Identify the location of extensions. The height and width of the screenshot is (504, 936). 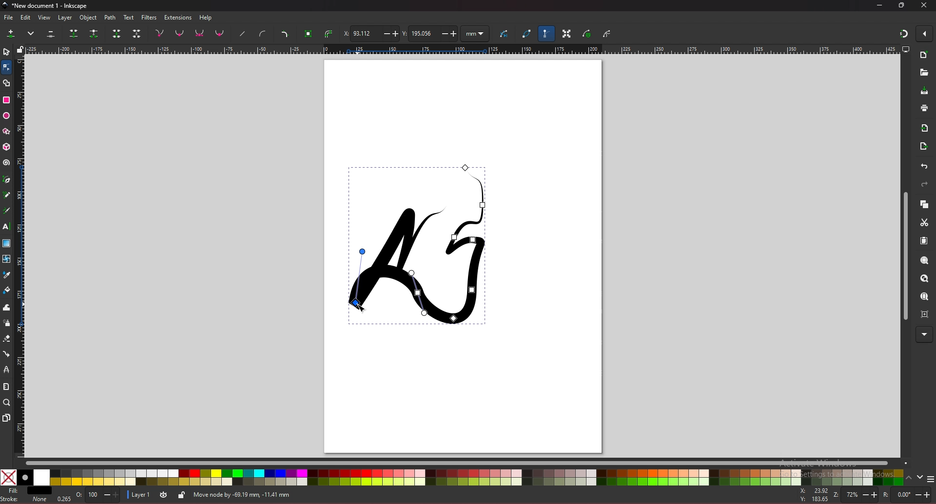
(178, 18).